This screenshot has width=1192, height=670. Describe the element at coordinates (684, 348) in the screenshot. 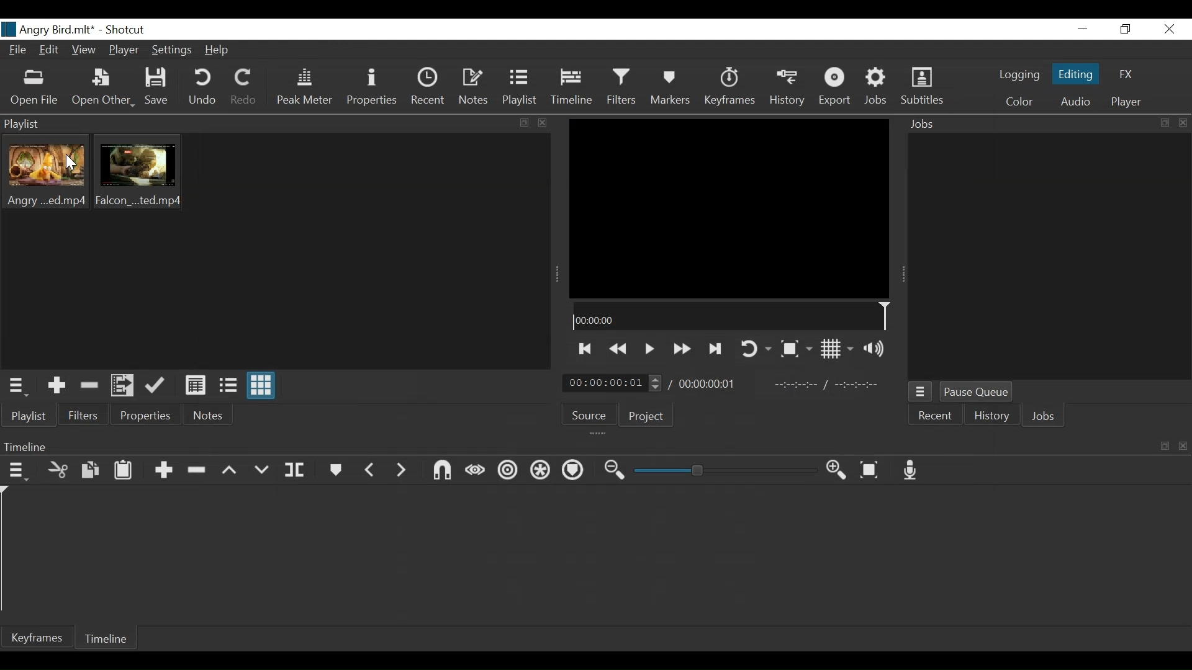

I see `Toggle play forward quickly` at that location.